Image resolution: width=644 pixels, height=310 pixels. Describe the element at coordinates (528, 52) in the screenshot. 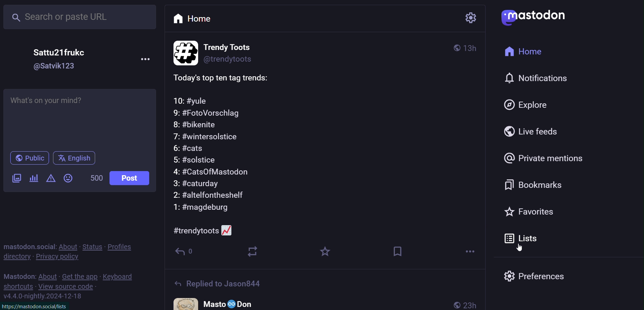

I see `home` at that location.